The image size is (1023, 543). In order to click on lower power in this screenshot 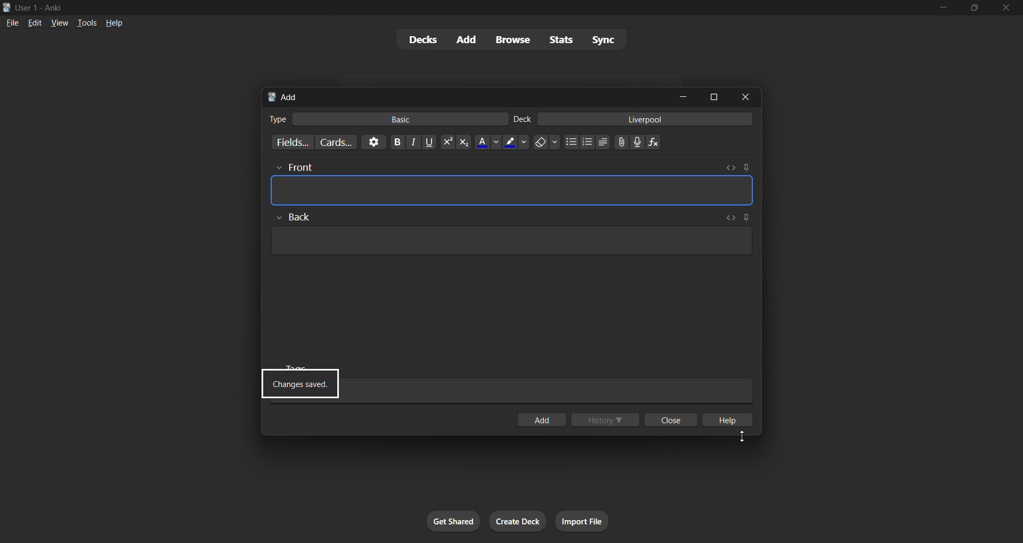, I will do `click(465, 142)`.